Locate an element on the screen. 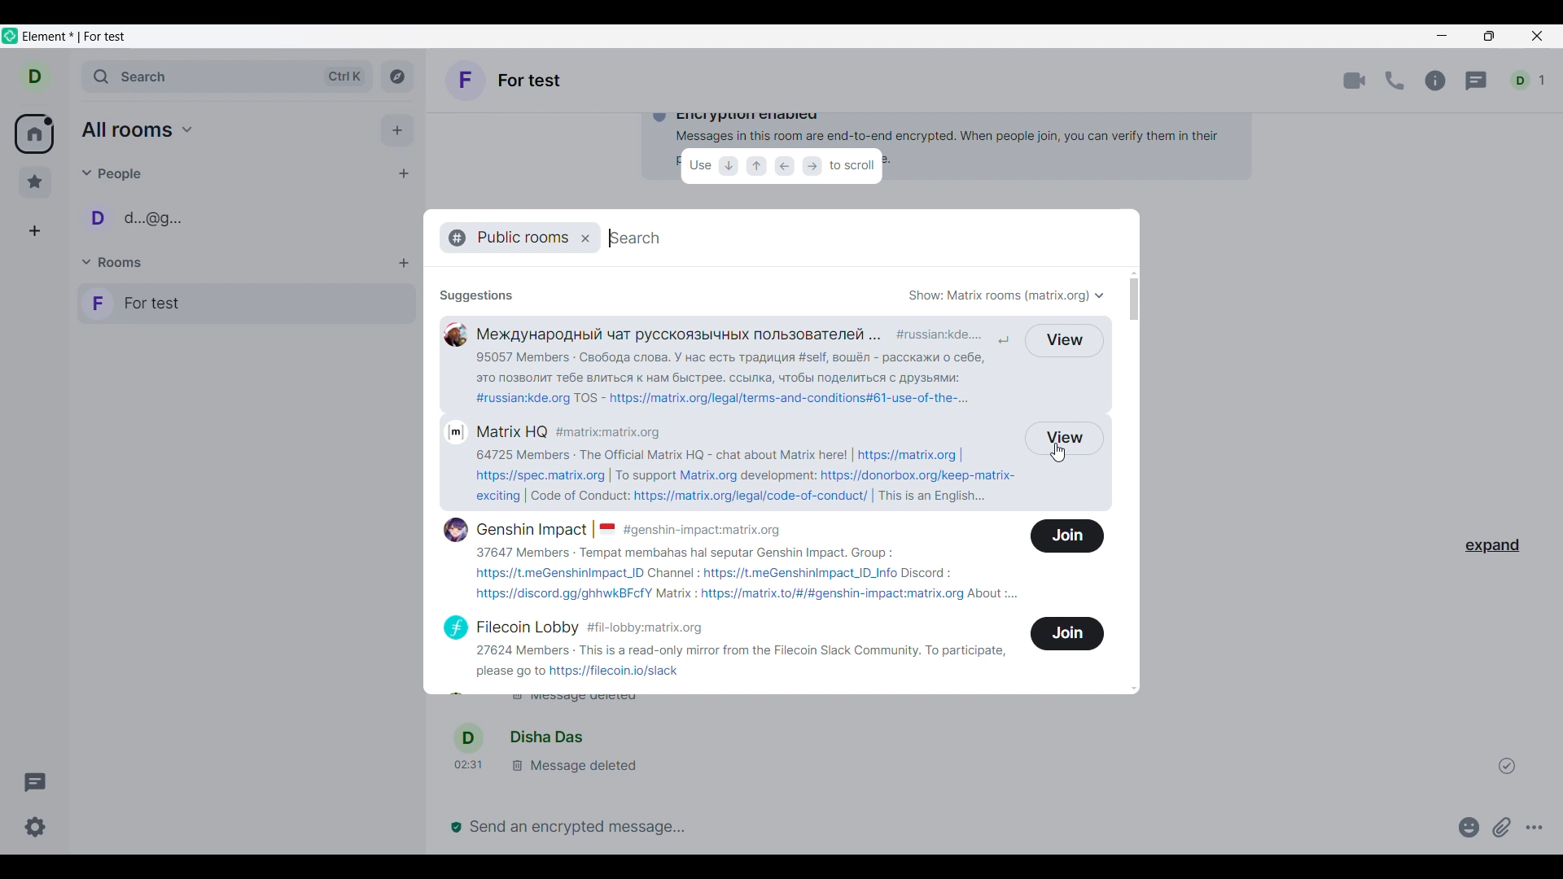  https://spec.matrix.org is located at coordinates (541, 474).